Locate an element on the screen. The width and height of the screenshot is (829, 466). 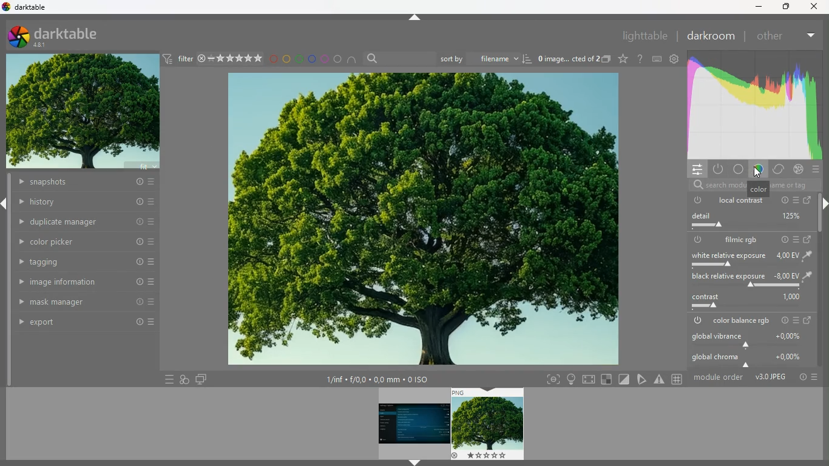
global vibrance is located at coordinates (749, 339).